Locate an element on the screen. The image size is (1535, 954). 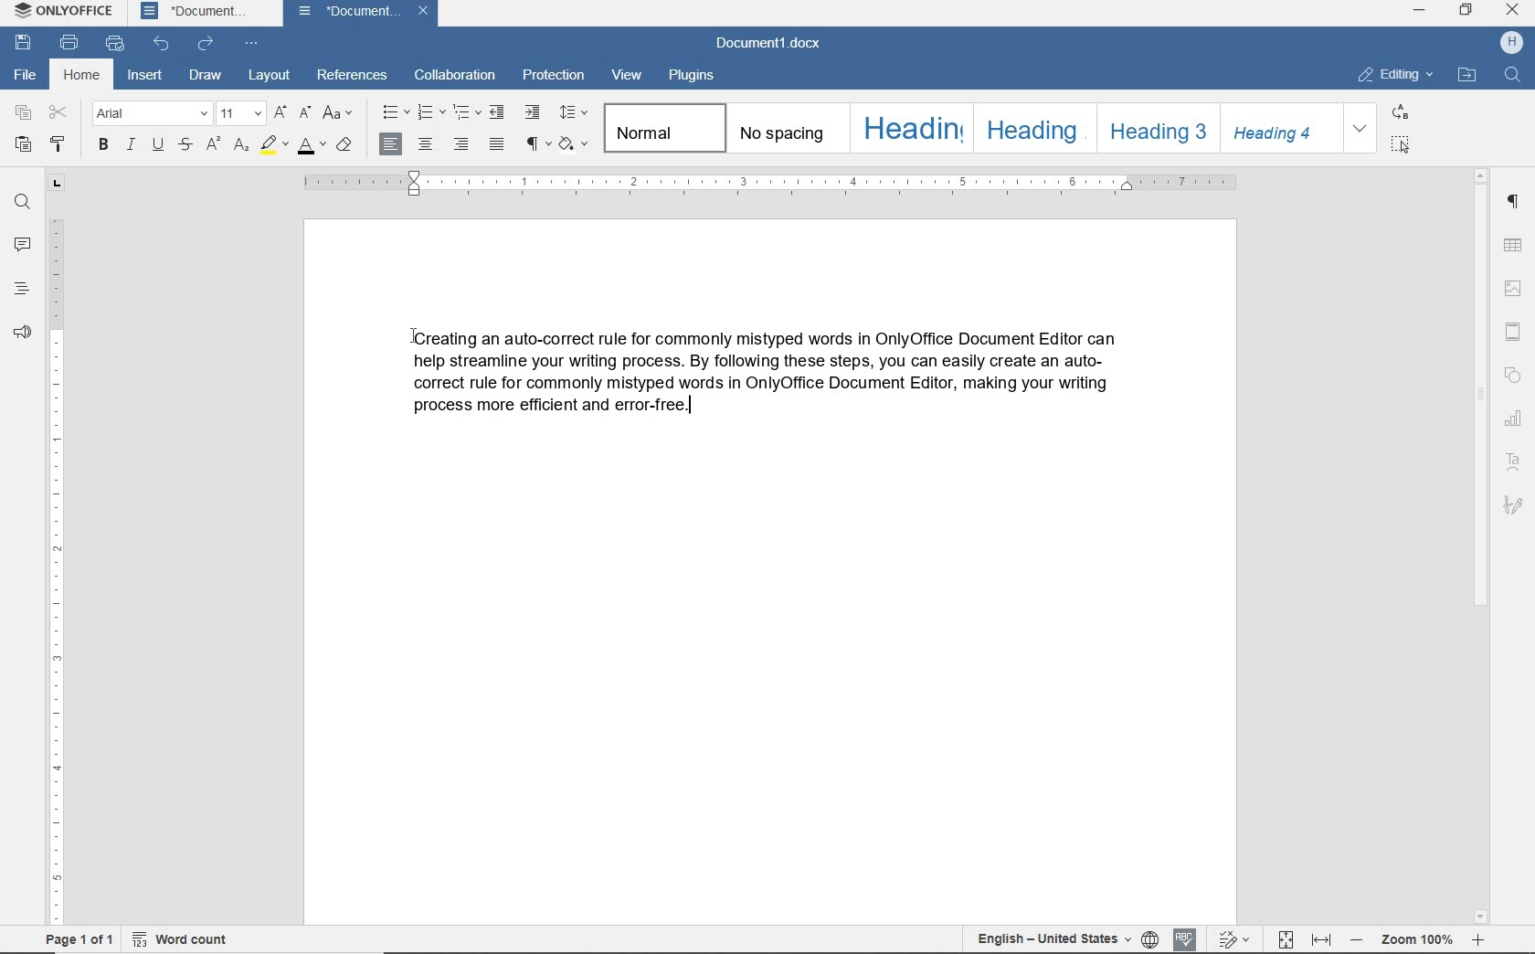
align left is located at coordinates (391, 143).